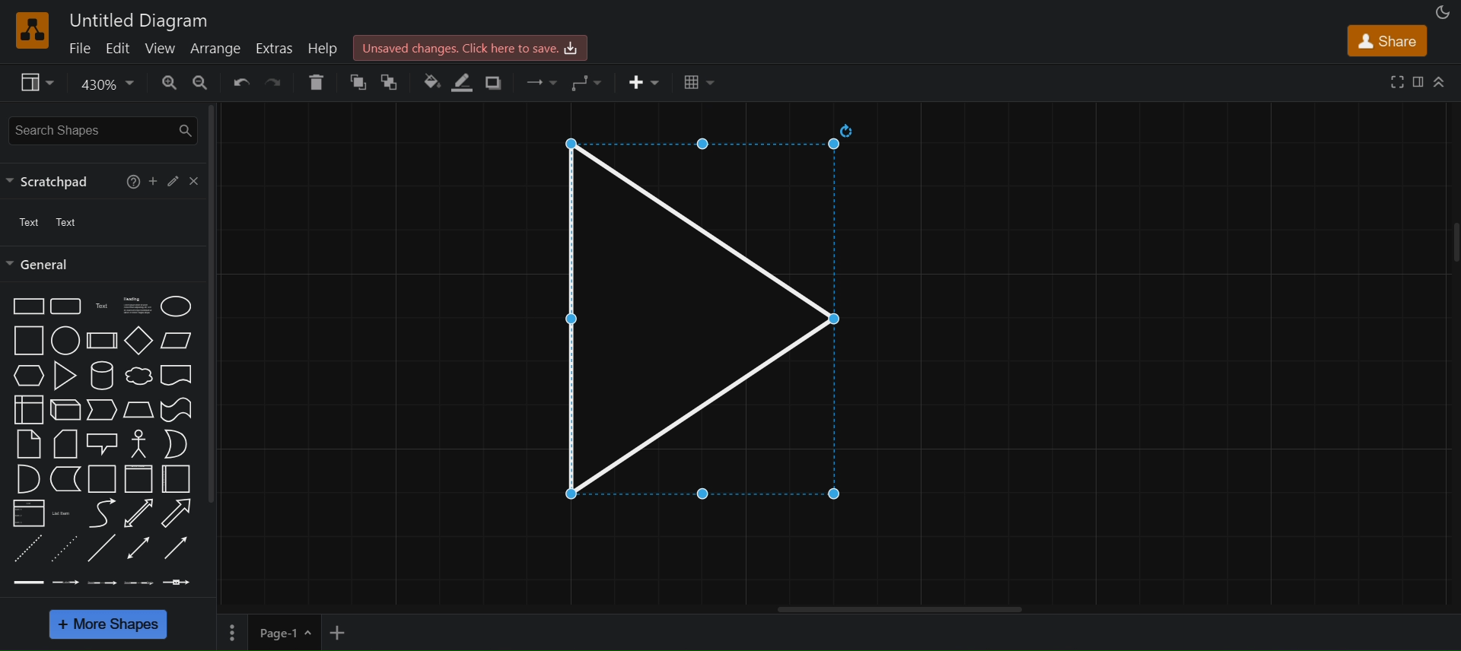 This screenshot has width=1461, height=651. Describe the element at coordinates (472, 46) in the screenshot. I see `Unsaved changes. click here to save.` at that location.